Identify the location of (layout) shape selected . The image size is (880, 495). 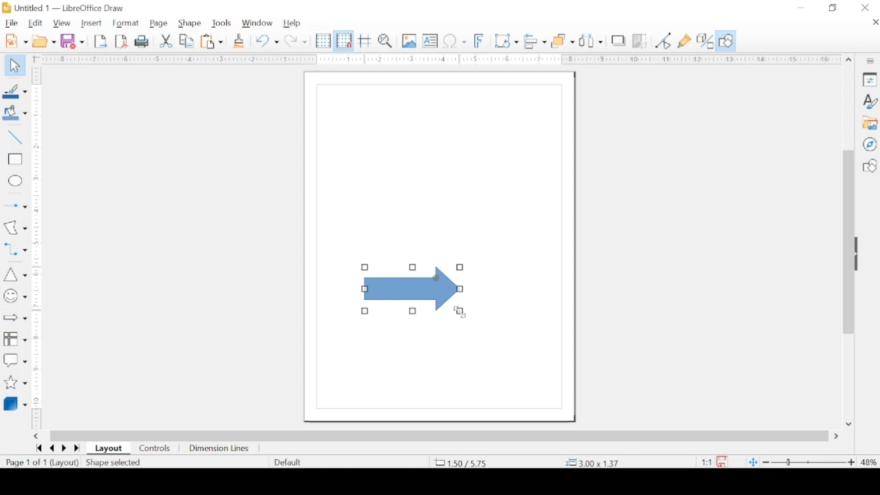
(100, 462).